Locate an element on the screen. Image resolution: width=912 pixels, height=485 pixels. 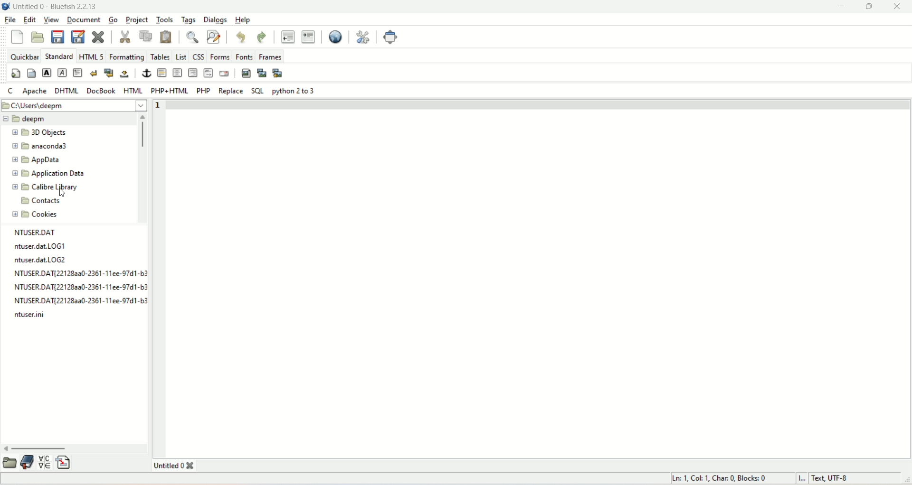
I is located at coordinates (805, 479).